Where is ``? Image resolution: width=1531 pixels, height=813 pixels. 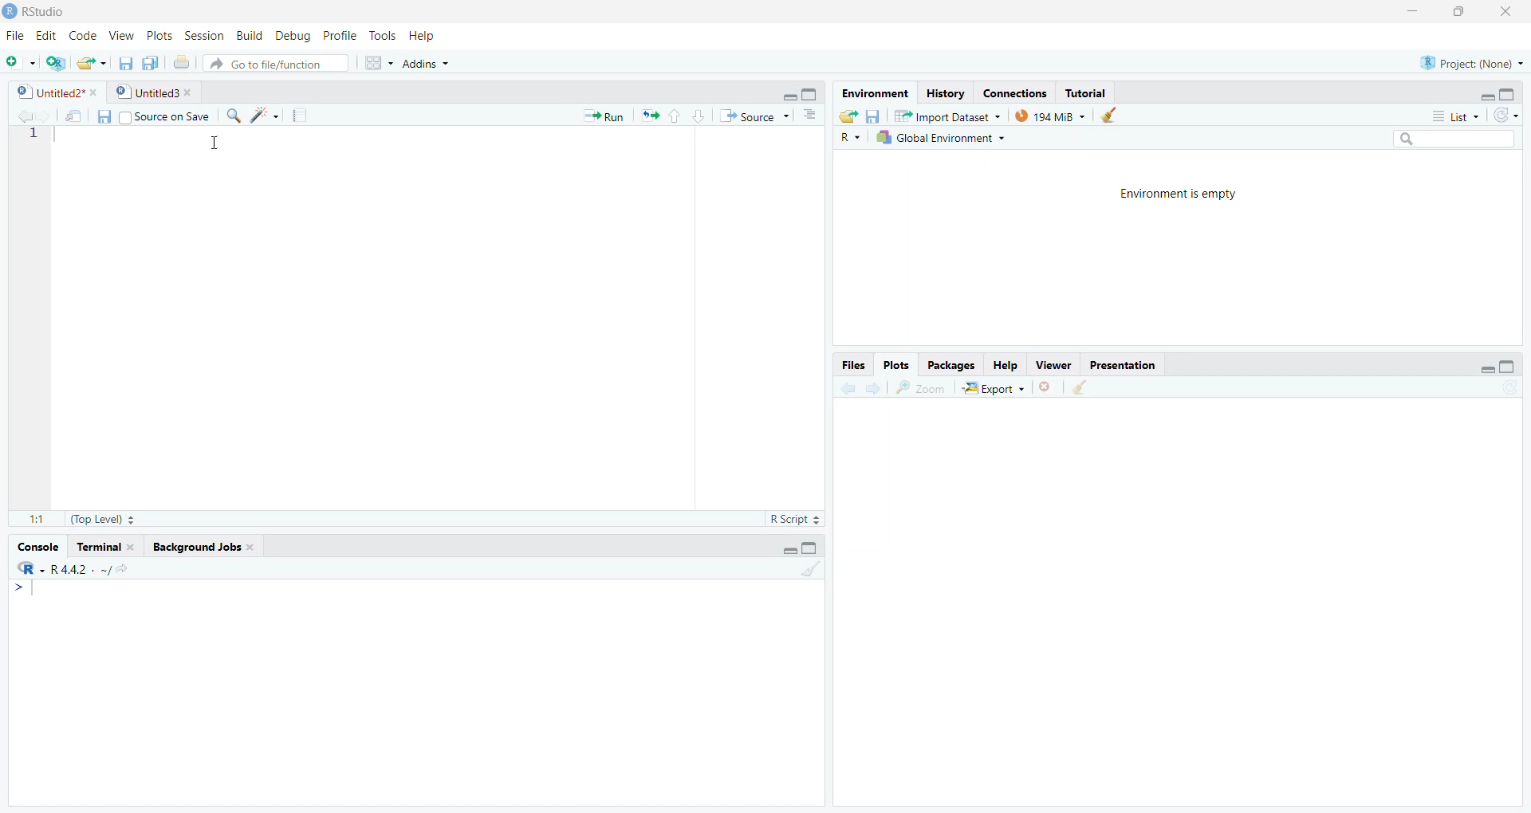
 is located at coordinates (850, 138).